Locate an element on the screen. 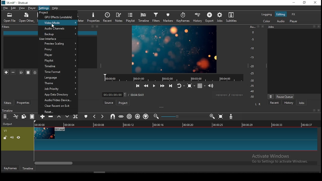 The image size is (322, 181). unlock is located at coordinates (6, 138).